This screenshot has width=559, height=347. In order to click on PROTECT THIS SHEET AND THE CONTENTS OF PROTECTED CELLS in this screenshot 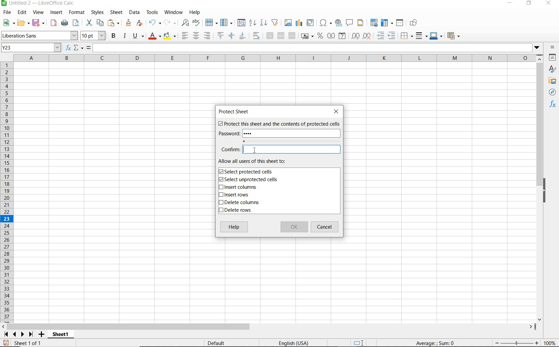, I will do `click(279, 124)`.